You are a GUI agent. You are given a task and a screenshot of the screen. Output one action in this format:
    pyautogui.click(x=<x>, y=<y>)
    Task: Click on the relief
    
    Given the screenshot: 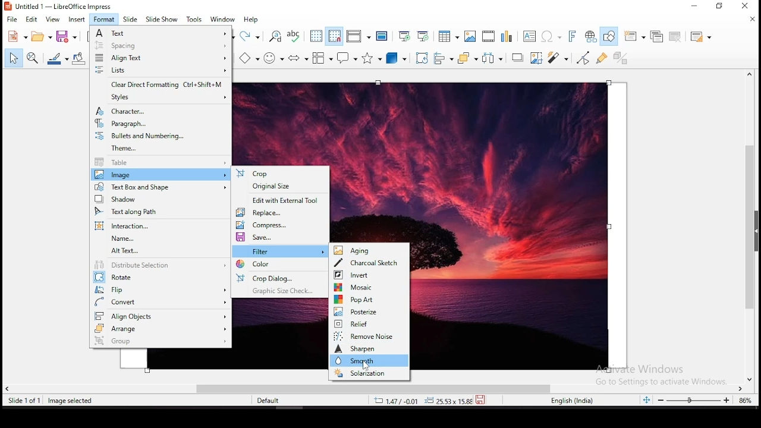 What is the action you would take?
    pyautogui.click(x=370, y=324)
    